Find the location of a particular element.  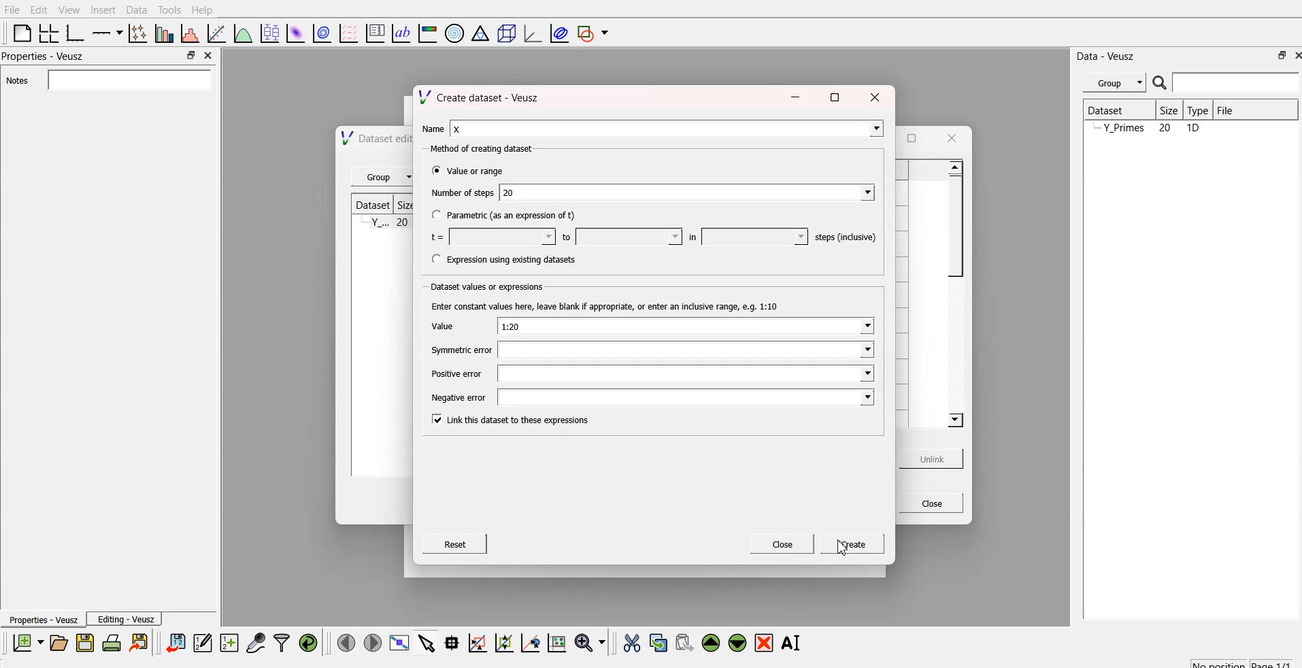

‘Group is located at coordinates (377, 176).